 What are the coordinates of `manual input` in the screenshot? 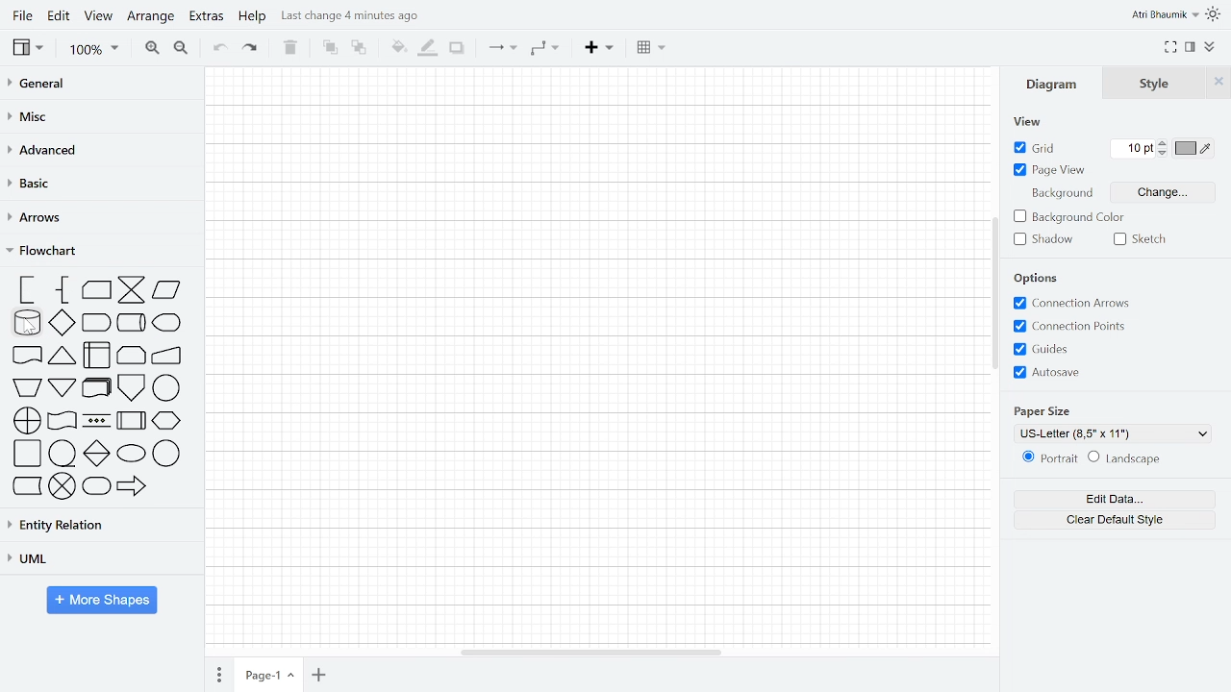 It's located at (167, 357).